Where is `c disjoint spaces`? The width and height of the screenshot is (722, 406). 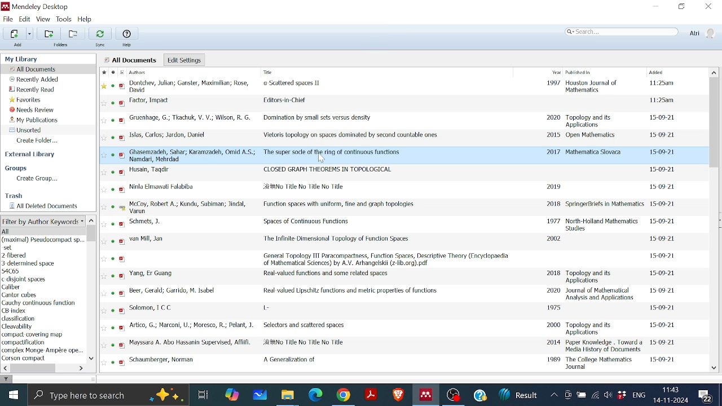
c disjoint spaces is located at coordinates (24, 279).